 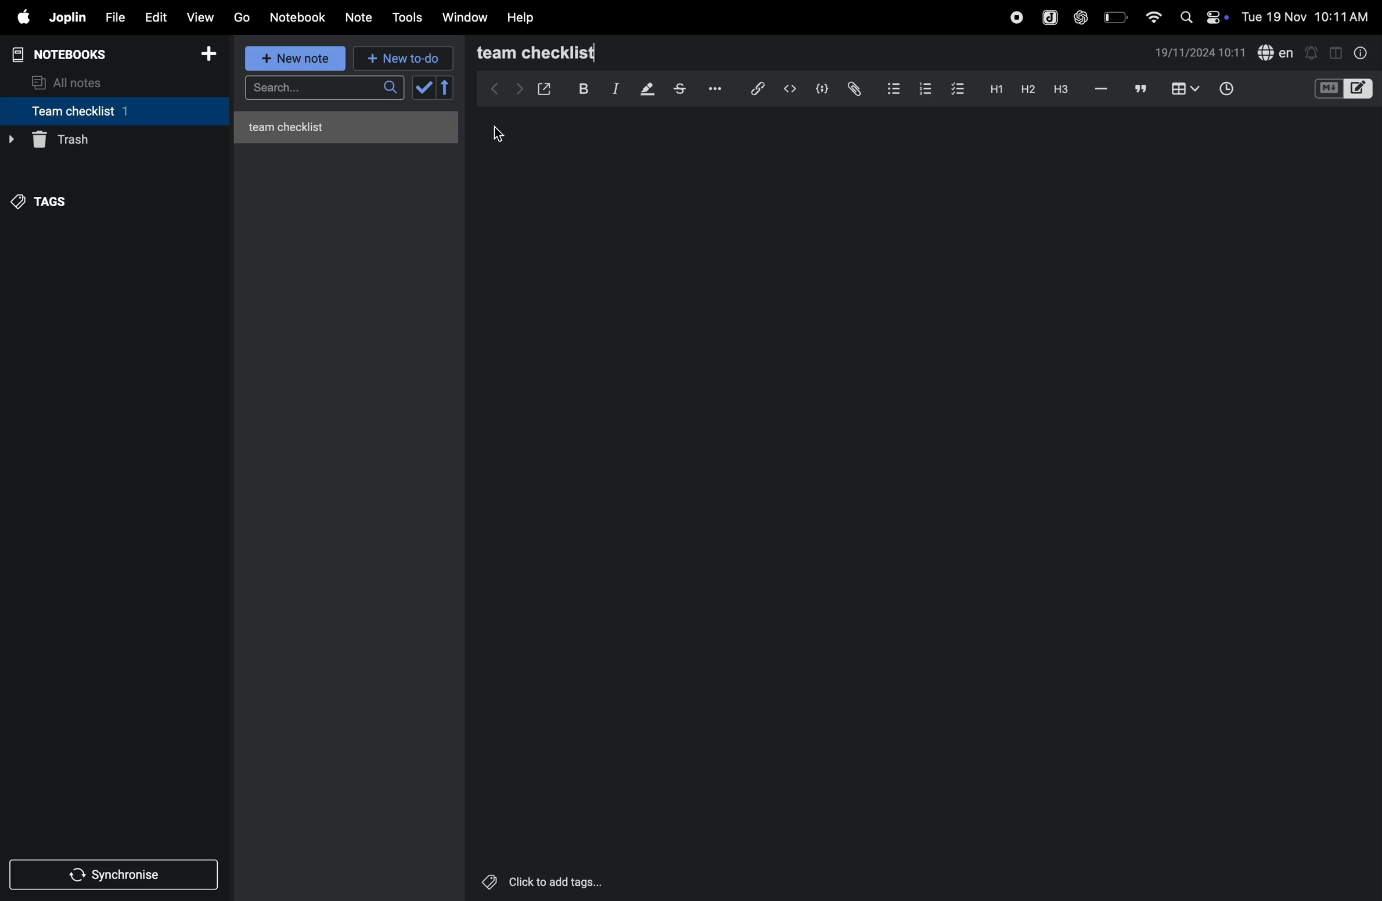 I want to click on notebooks, so click(x=66, y=53).